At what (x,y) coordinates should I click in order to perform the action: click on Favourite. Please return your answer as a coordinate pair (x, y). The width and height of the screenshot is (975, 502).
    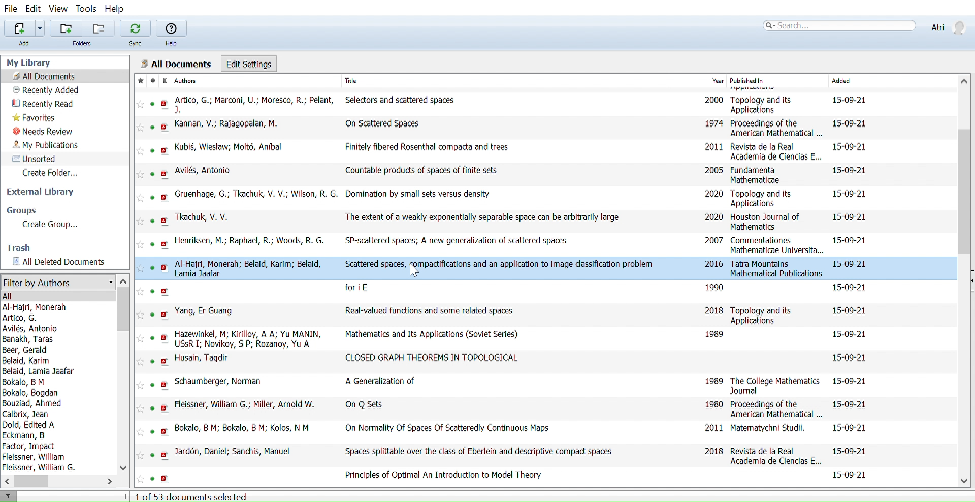
    Looking at the image, I should click on (140, 407).